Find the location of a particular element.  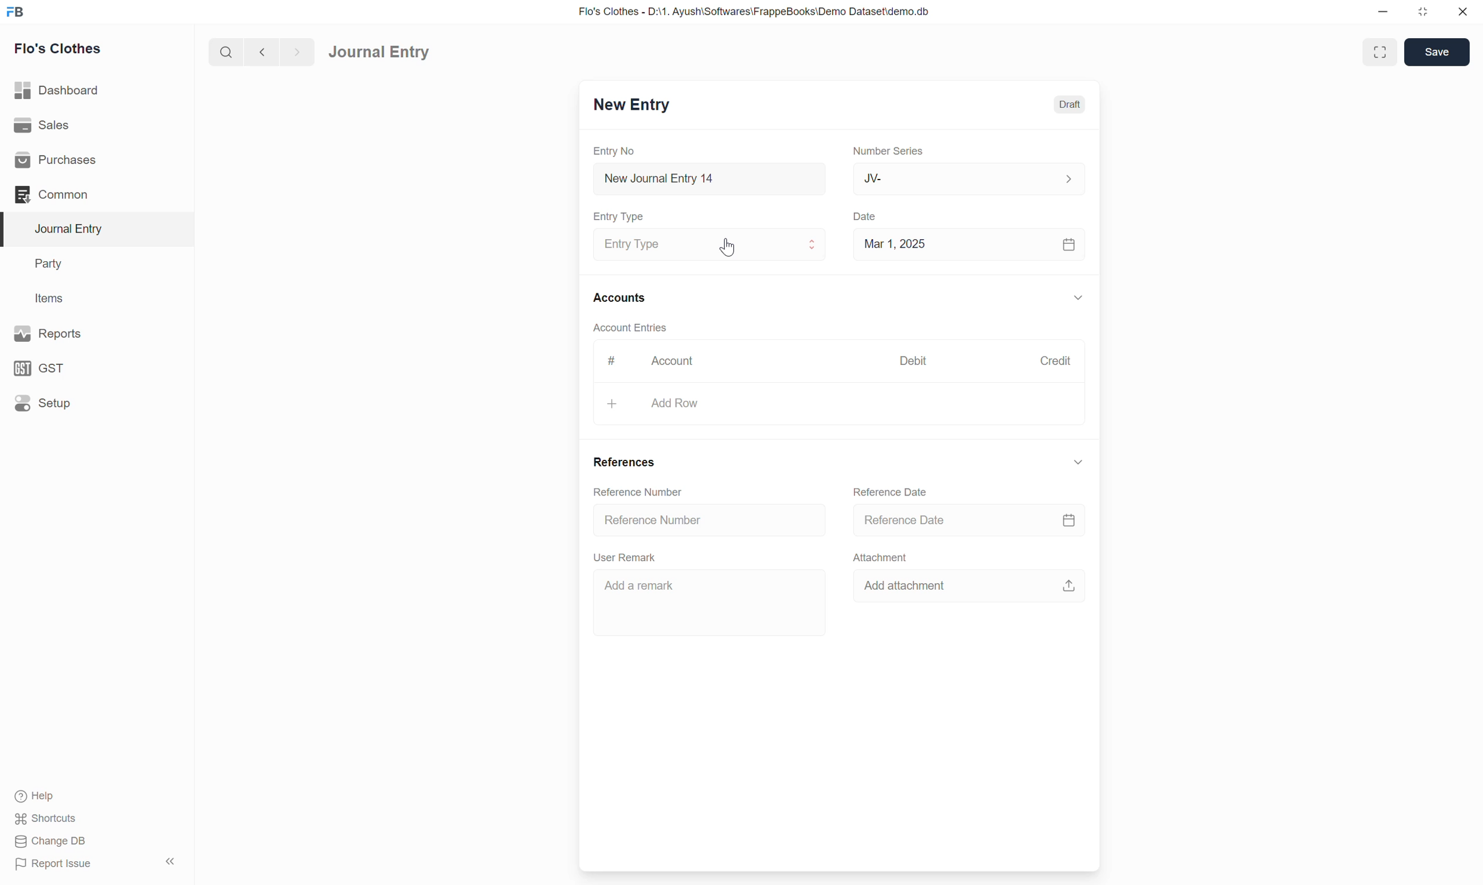

Reference number is located at coordinates (650, 491).